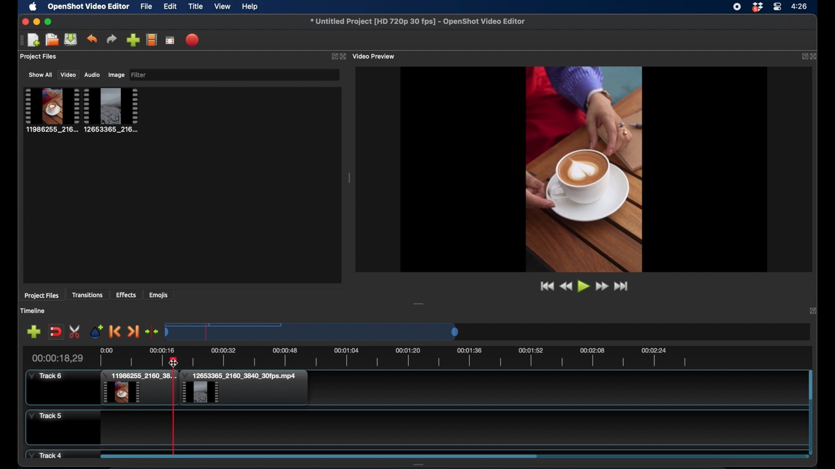 This screenshot has width=835, height=469. What do you see at coordinates (97, 331) in the screenshot?
I see `add marker` at bounding box center [97, 331].